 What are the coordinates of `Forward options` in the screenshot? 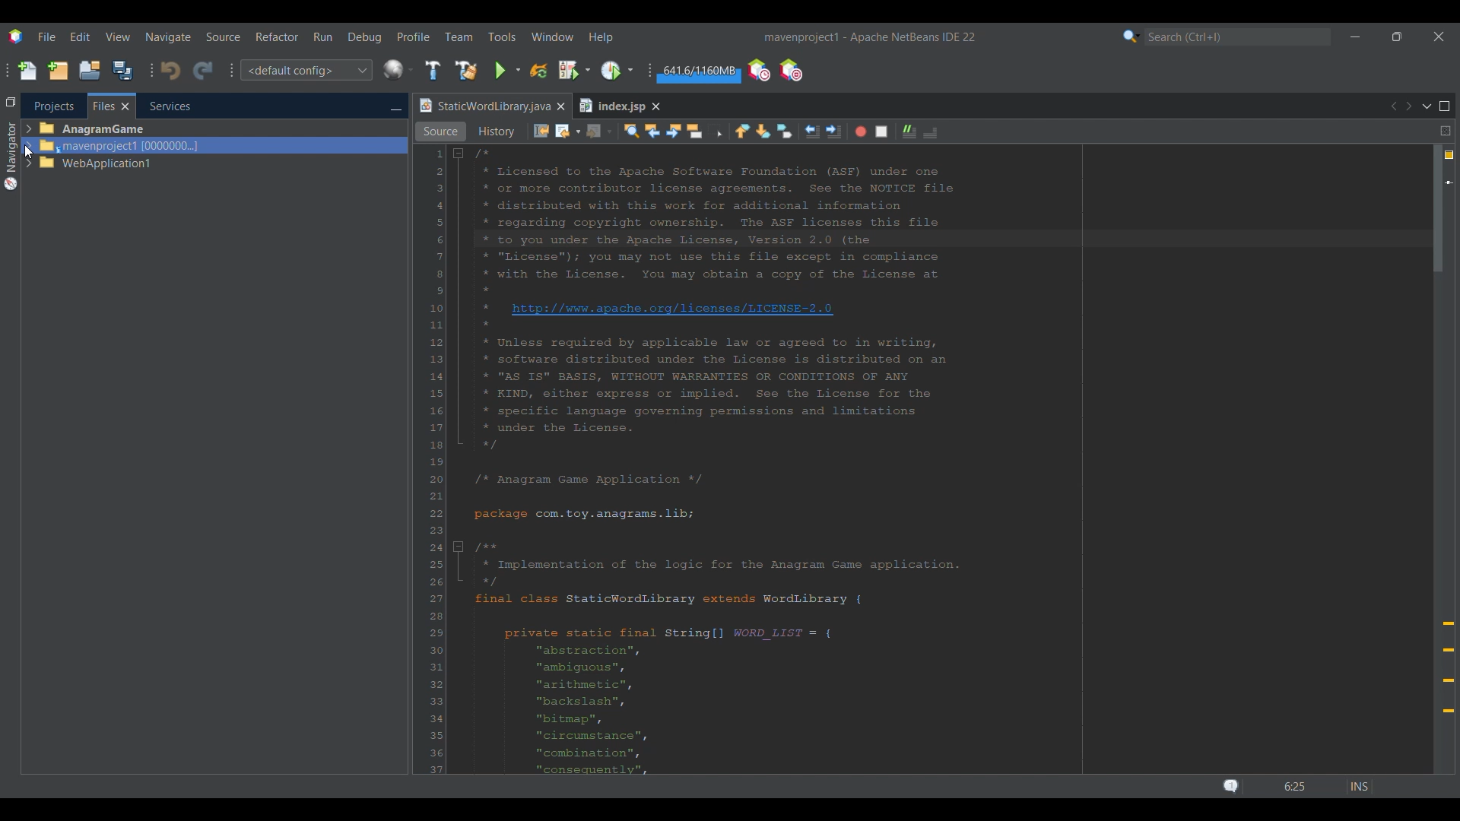 It's located at (598, 132).